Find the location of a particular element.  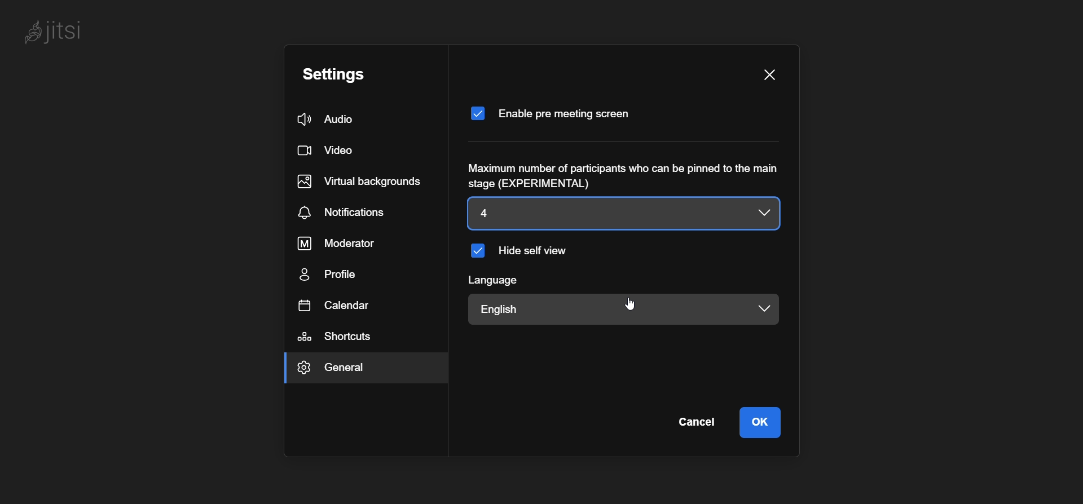

number of participants dropdown is located at coordinates (764, 214).